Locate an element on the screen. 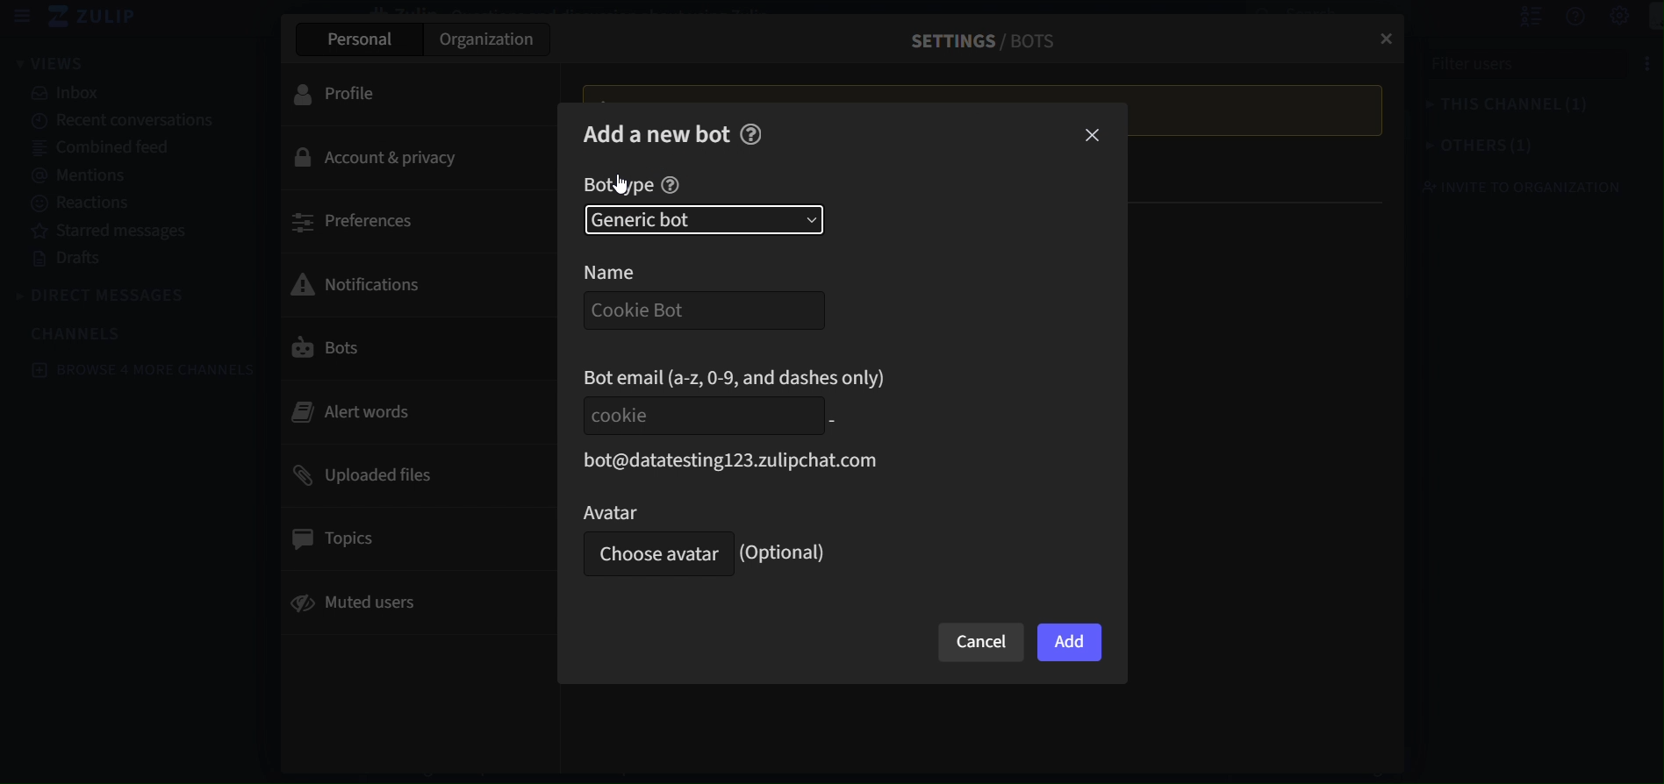 The width and height of the screenshot is (1664, 784). personal is located at coordinates (356, 39).